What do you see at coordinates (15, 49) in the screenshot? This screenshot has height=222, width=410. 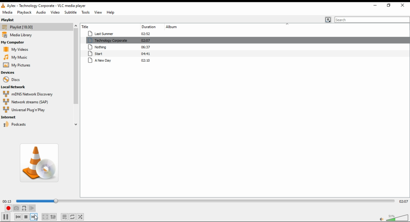 I see `my videos` at bounding box center [15, 49].